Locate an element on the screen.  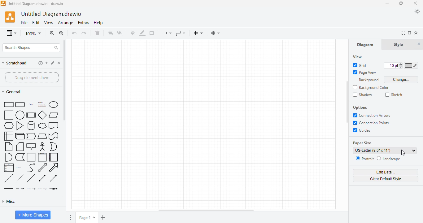
edit is located at coordinates (36, 23).